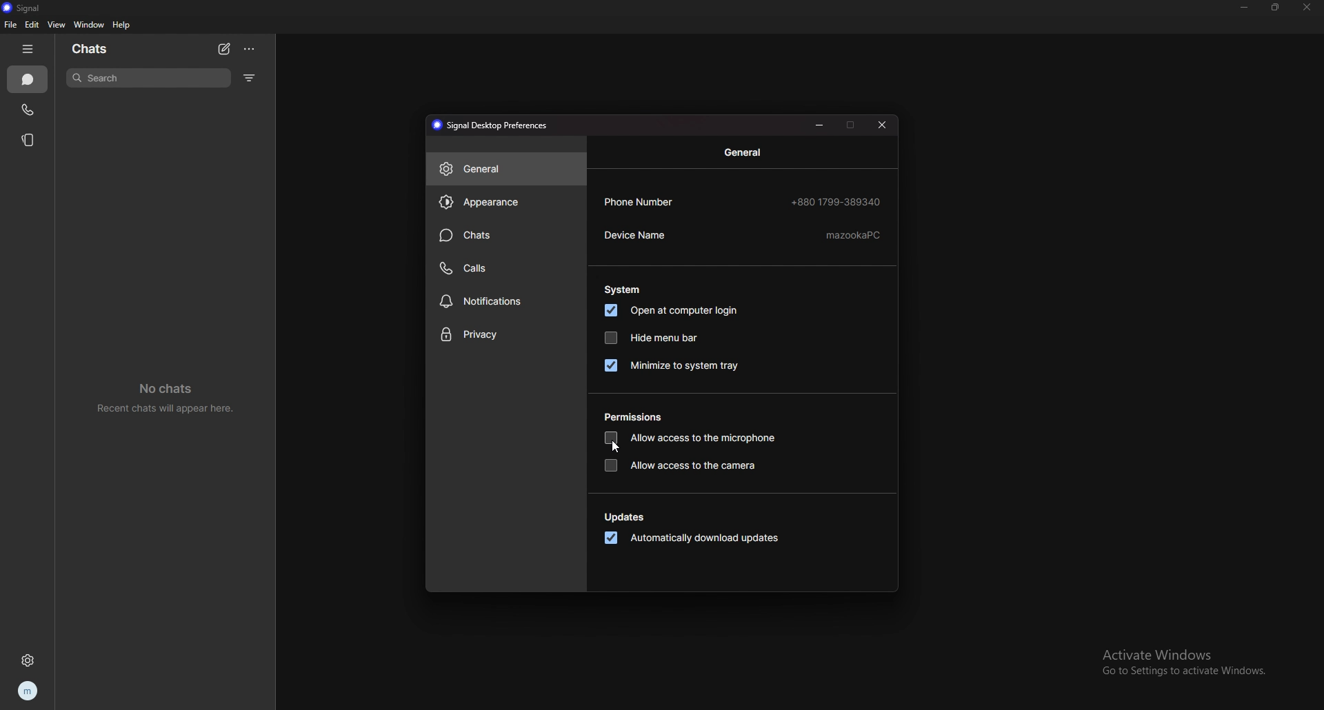 The image size is (1324, 710). I want to click on calls, so click(29, 110).